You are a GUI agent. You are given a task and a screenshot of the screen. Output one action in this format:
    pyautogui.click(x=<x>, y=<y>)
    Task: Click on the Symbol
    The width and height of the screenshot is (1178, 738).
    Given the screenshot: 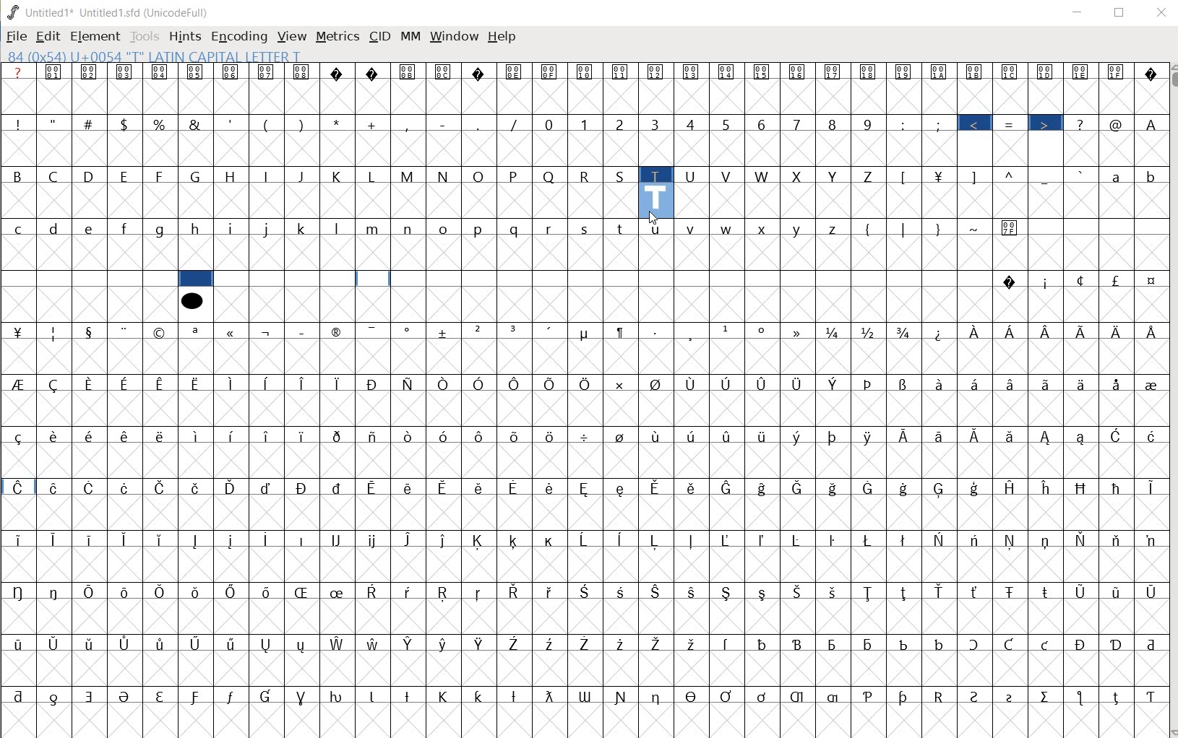 What is the action you would take?
    pyautogui.click(x=620, y=383)
    